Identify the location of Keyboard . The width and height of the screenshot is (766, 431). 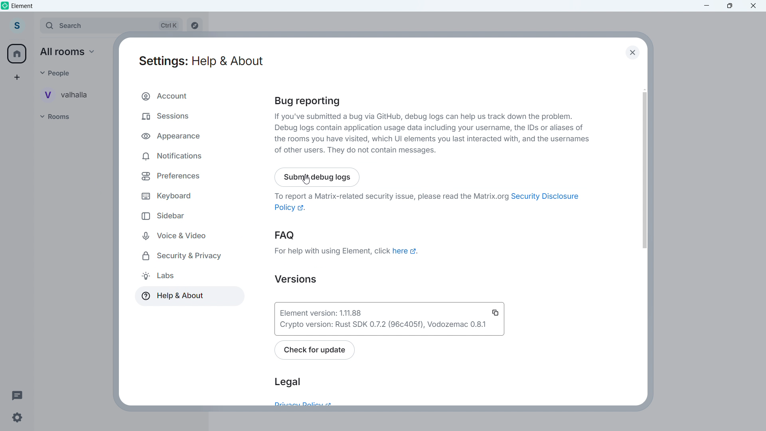
(167, 196).